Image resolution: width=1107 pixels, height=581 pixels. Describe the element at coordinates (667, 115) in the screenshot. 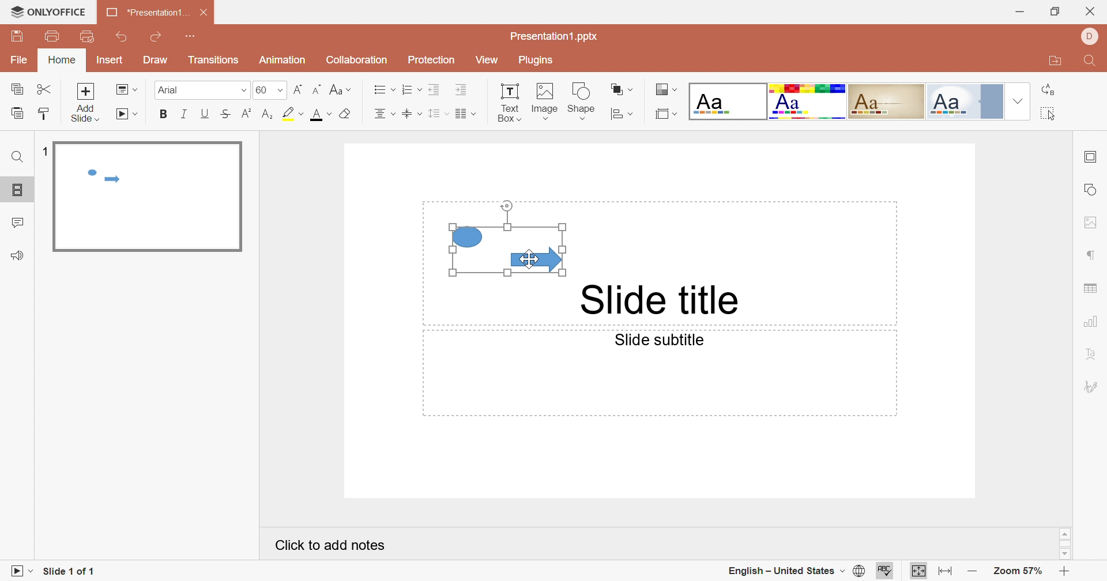

I see `Select slide size` at that location.